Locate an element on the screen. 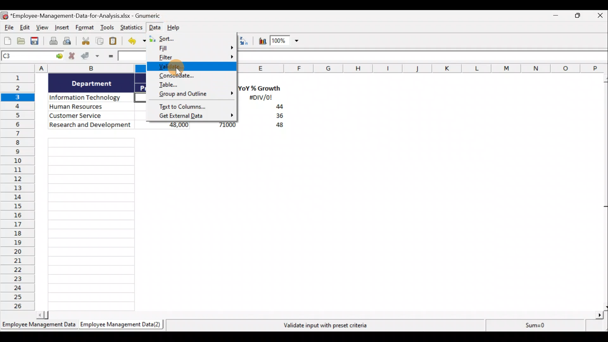  Paste clipboard is located at coordinates (115, 41).